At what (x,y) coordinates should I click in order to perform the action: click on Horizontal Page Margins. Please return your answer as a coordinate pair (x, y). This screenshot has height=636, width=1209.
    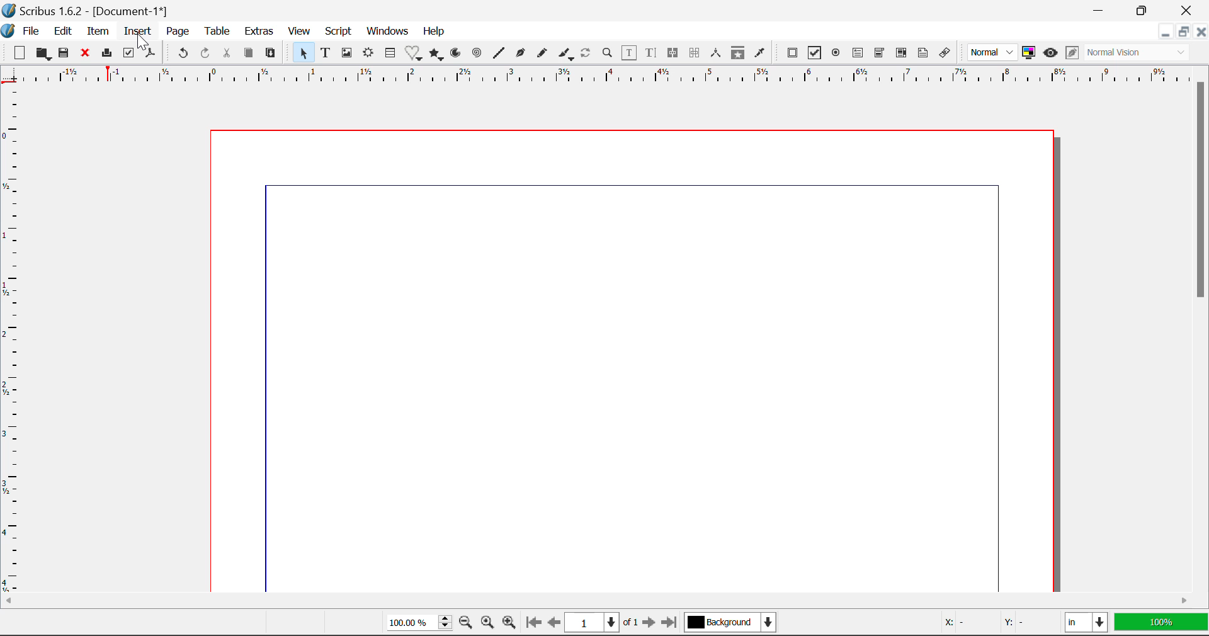
    Looking at the image, I should click on (11, 342).